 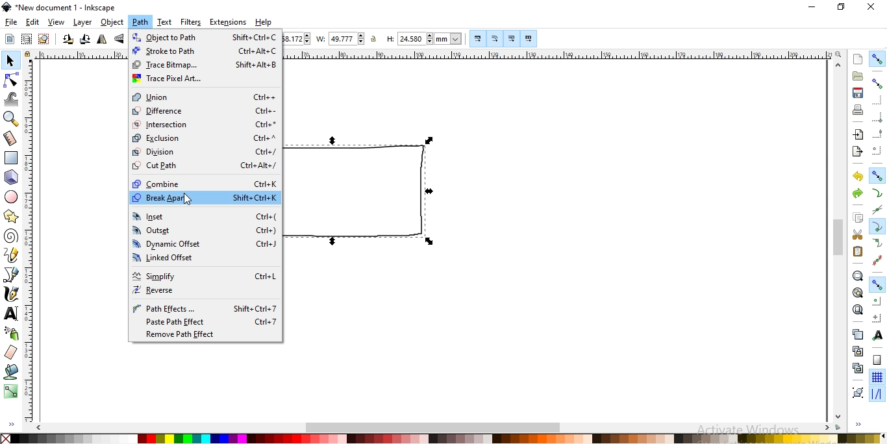 What do you see at coordinates (877, 260) in the screenshot?
I see `` at bounding box center [877, 260].